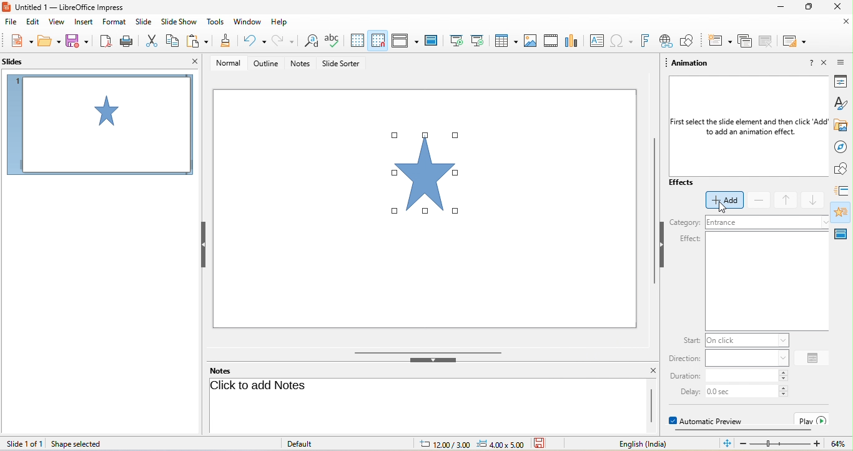  Describe the element at coordinates (689, 239) in the screenshot. I see `effect` at that location.